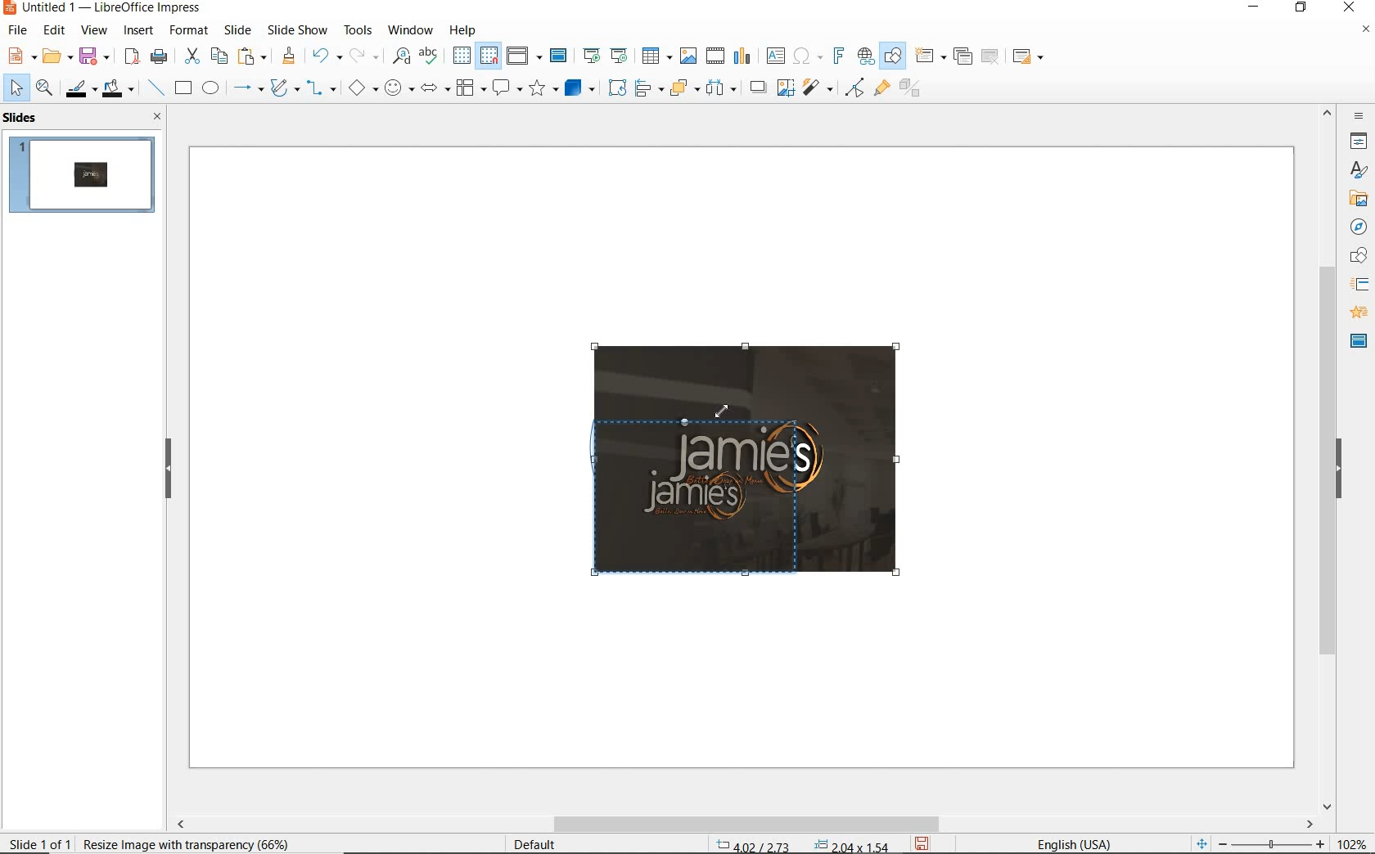 The width and height of the screenshot is (1375, 854). I want to click on basic shapes, so click(363, 90).